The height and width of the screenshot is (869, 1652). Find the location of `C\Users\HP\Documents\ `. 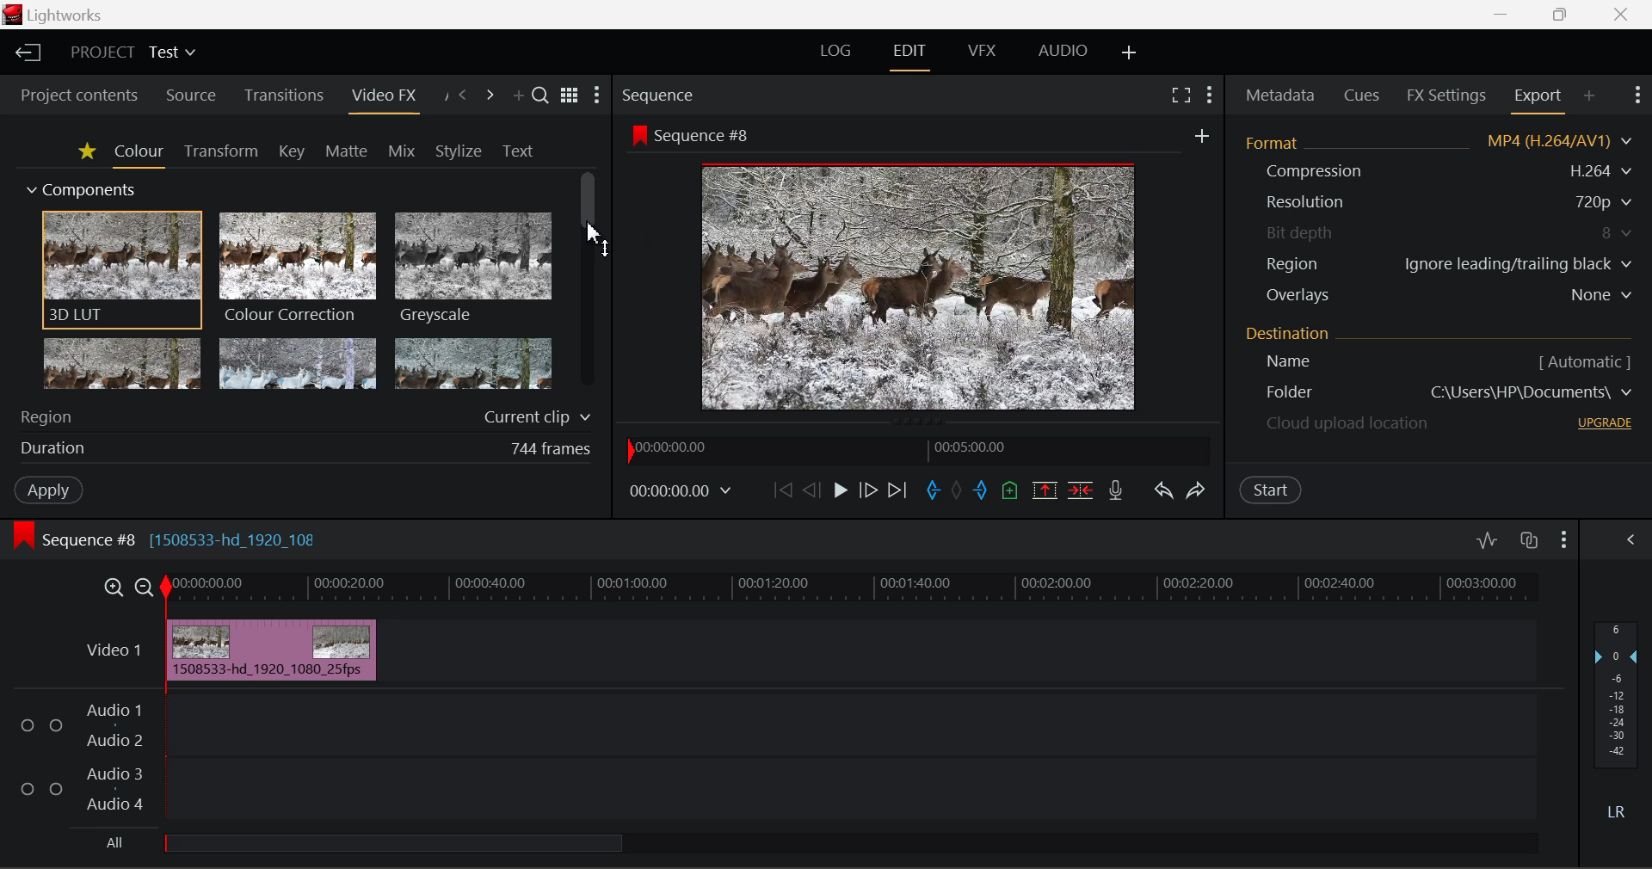

C\Users\HP\Documents\  is located at coordinates (1532, 391).